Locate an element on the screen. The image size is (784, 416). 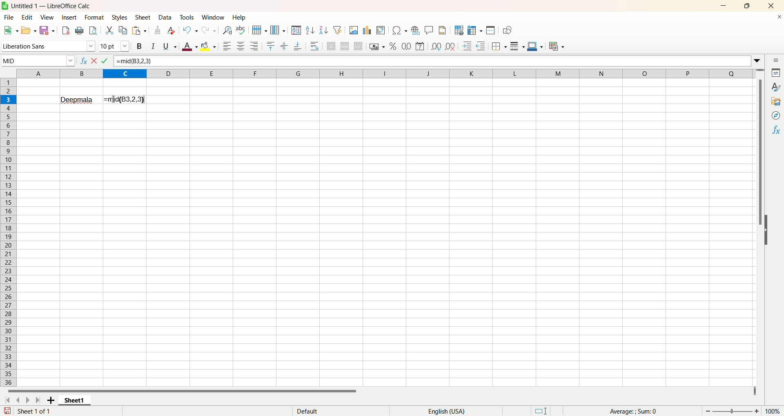
Insert symbols is located at coordinates (399, 30).